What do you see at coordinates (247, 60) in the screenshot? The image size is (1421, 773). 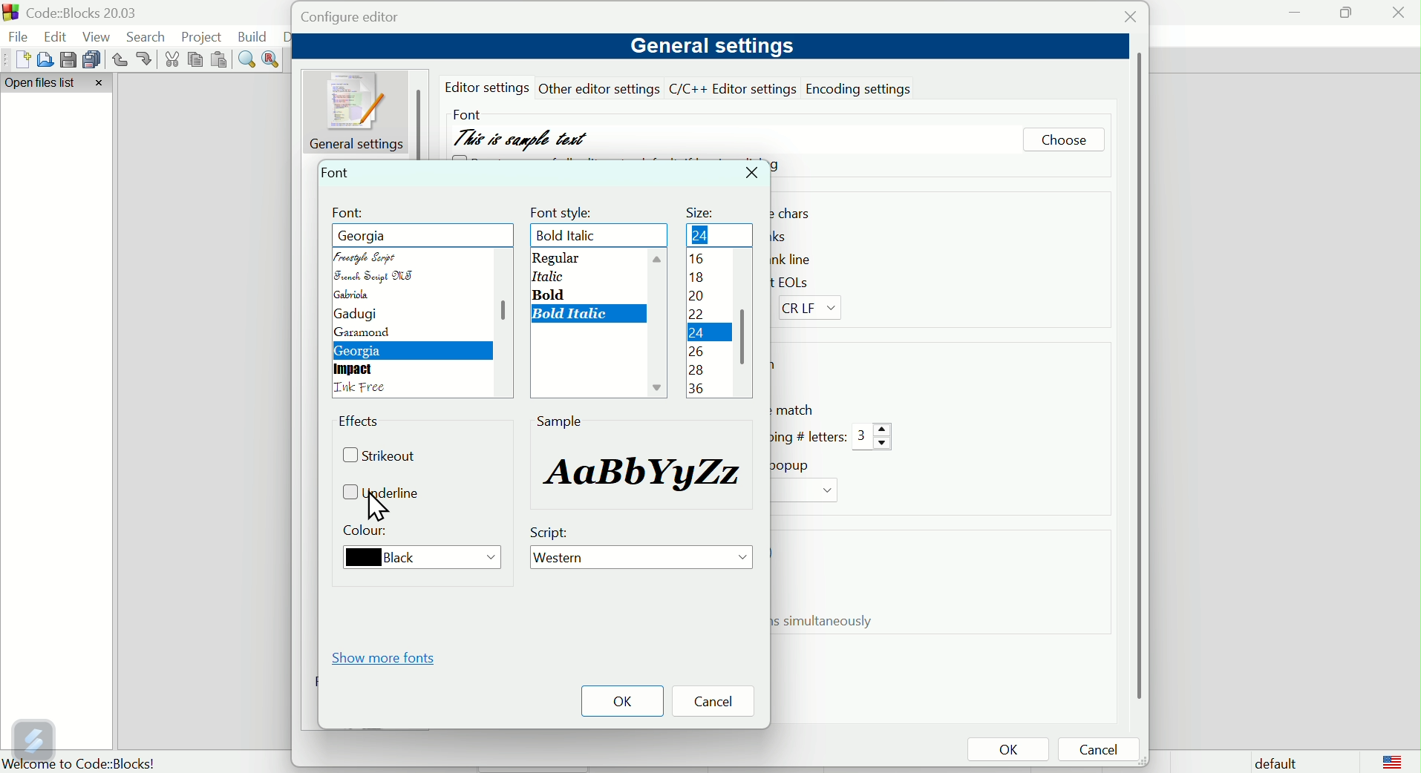 I see `Find` at bounding box center [247, 60].